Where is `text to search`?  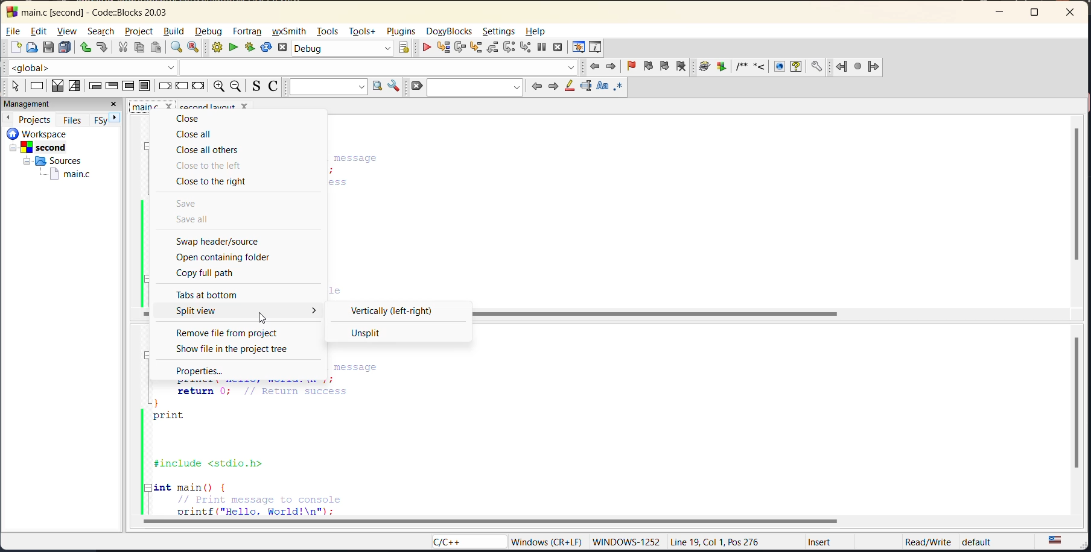 text to search is located at coordinates (331, 87).